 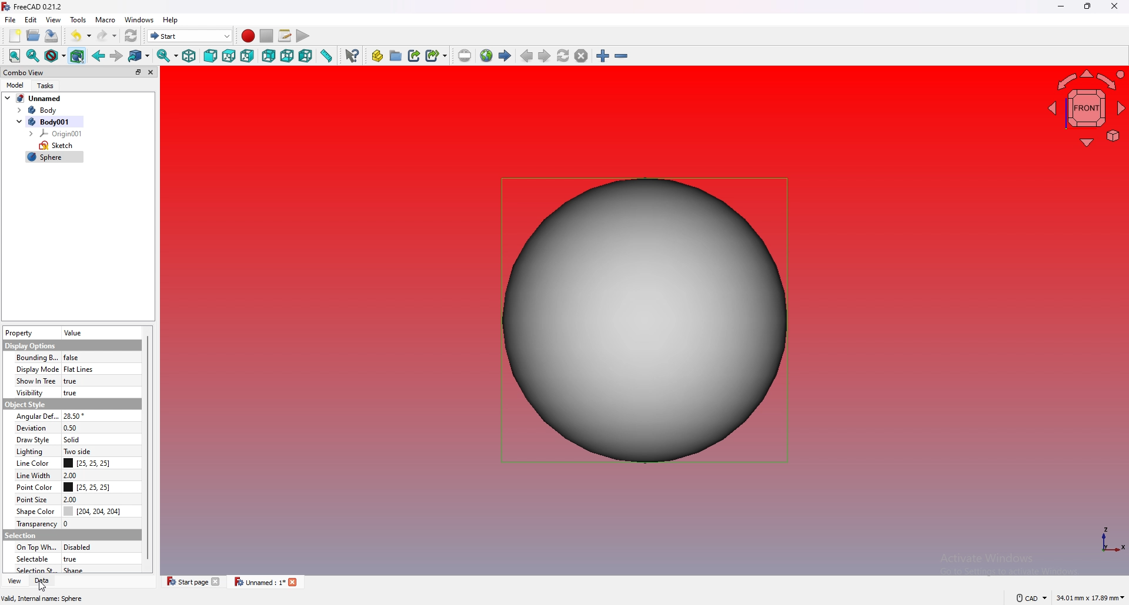 I want to click on help, so click(x=171, y=20).